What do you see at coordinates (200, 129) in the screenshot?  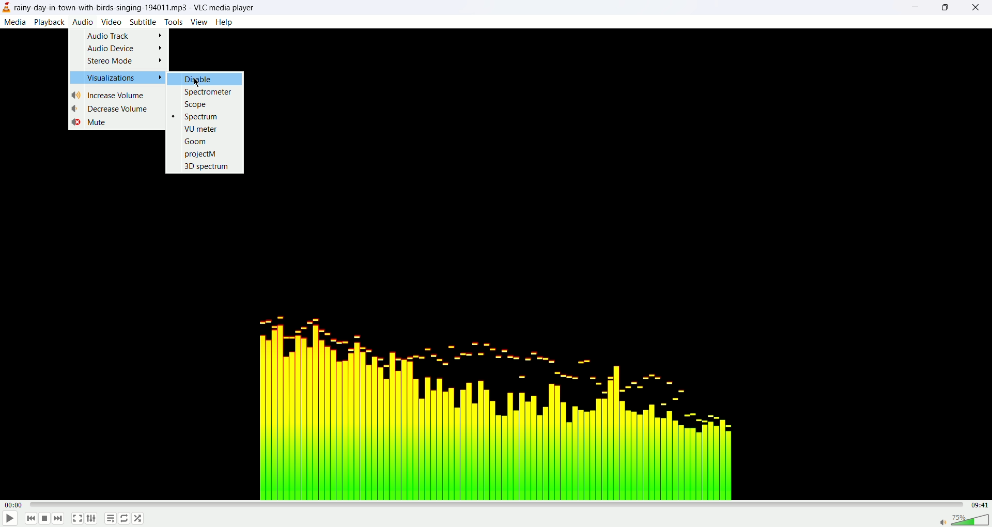 I see `VU meter` at bounding box center [200, 129].